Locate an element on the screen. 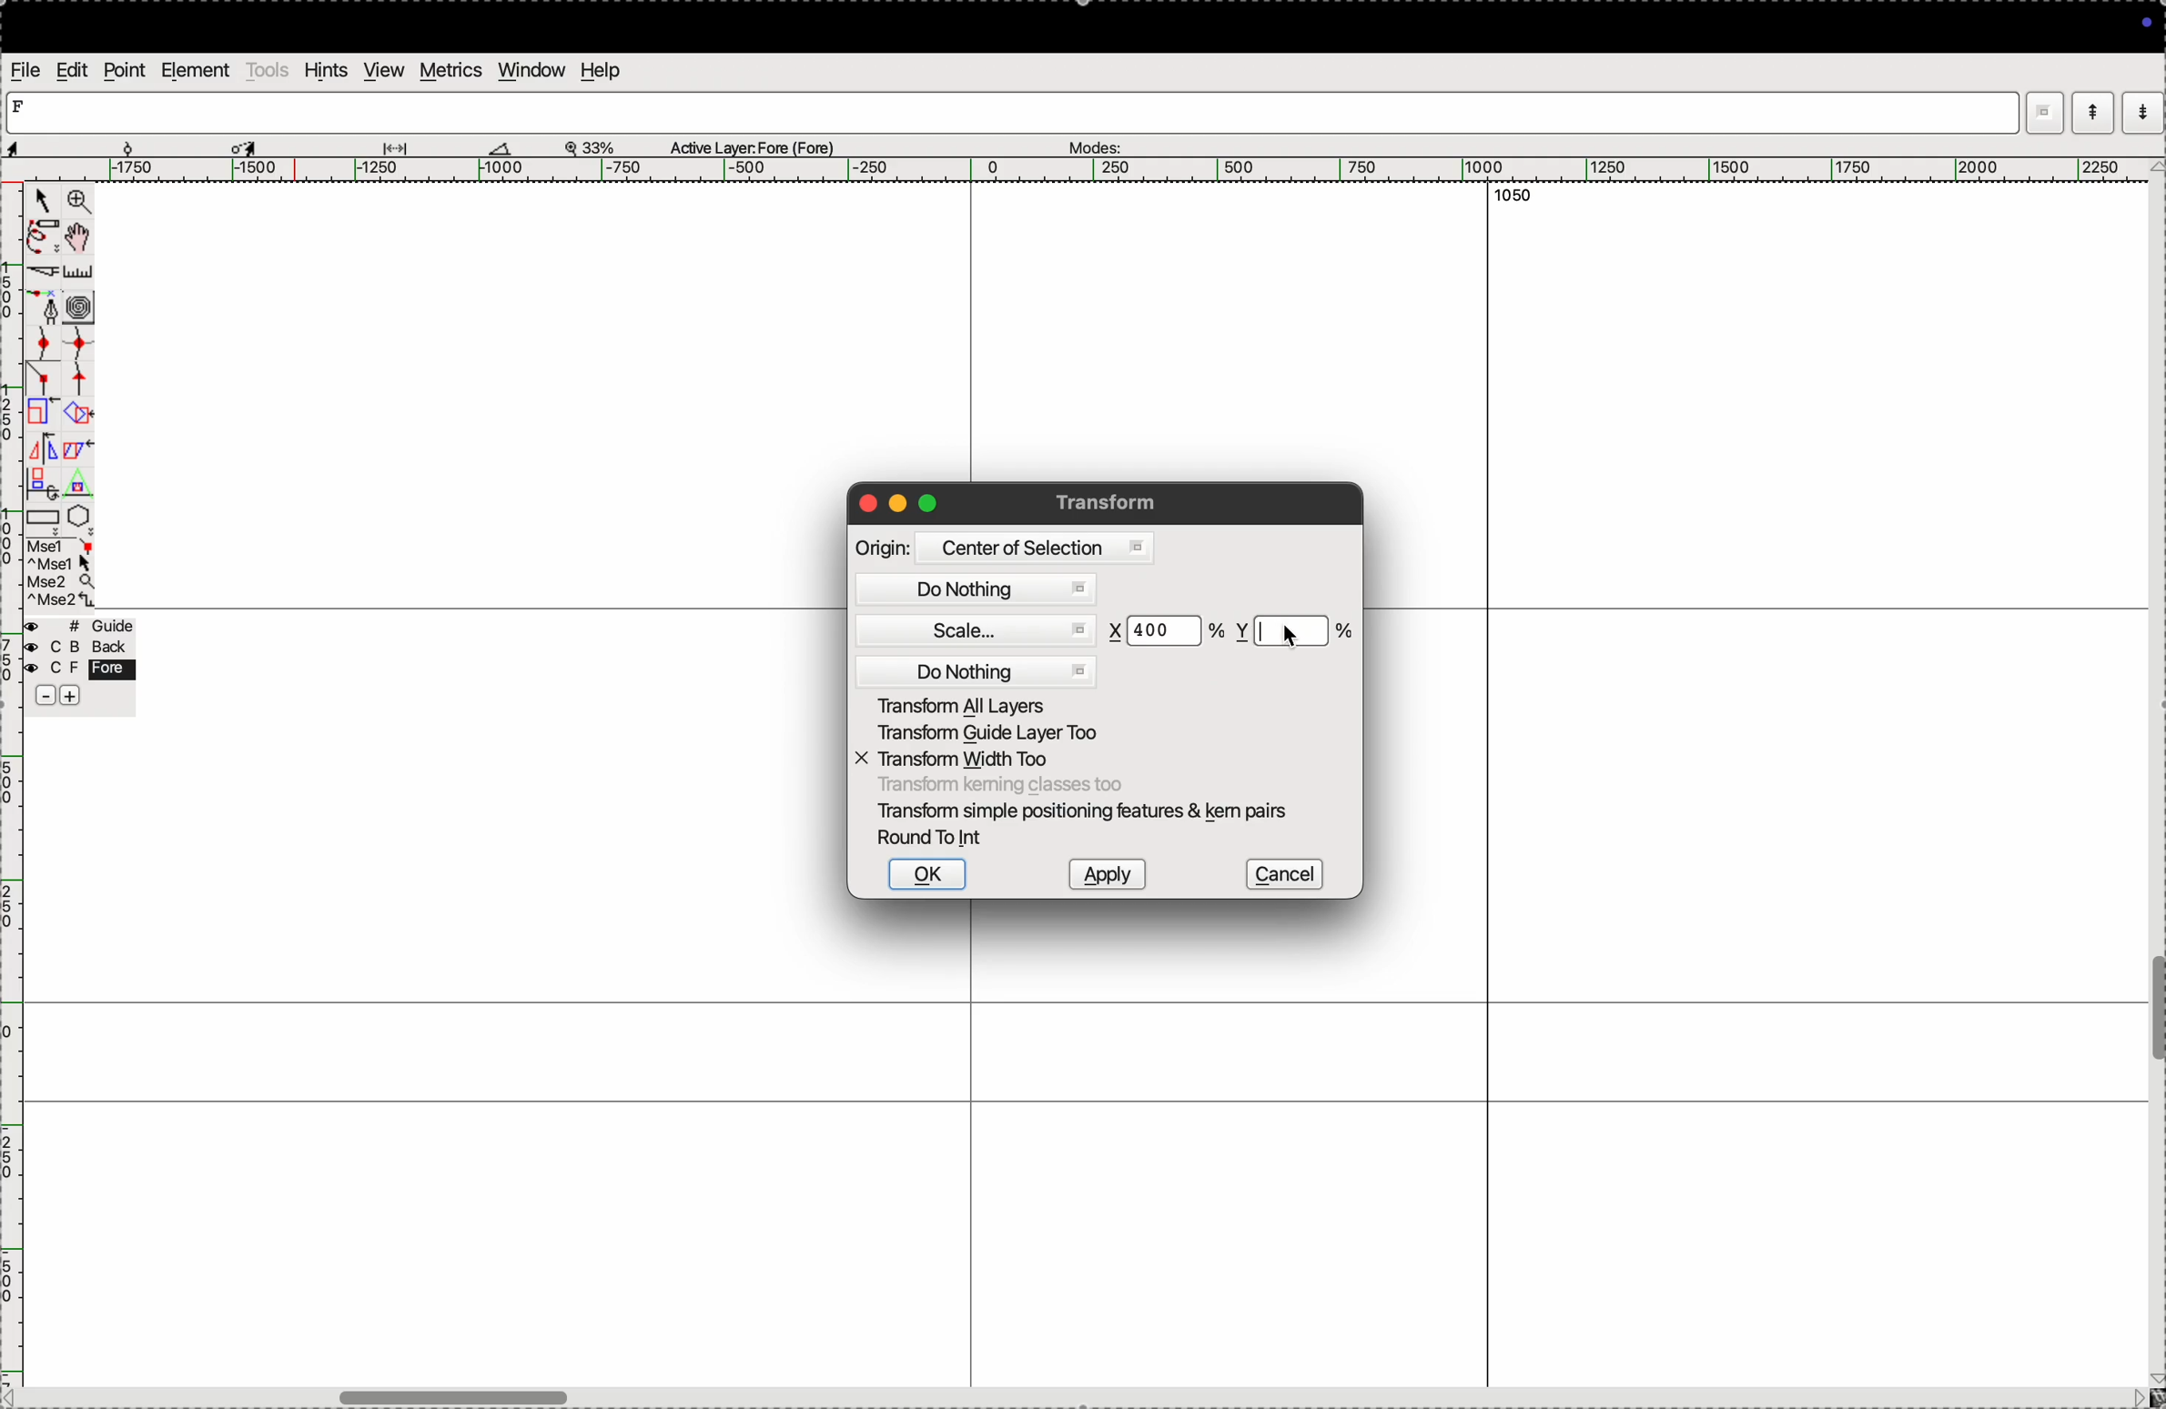 The image size is (2166, 1409). add is located at coordinates (72, 699).